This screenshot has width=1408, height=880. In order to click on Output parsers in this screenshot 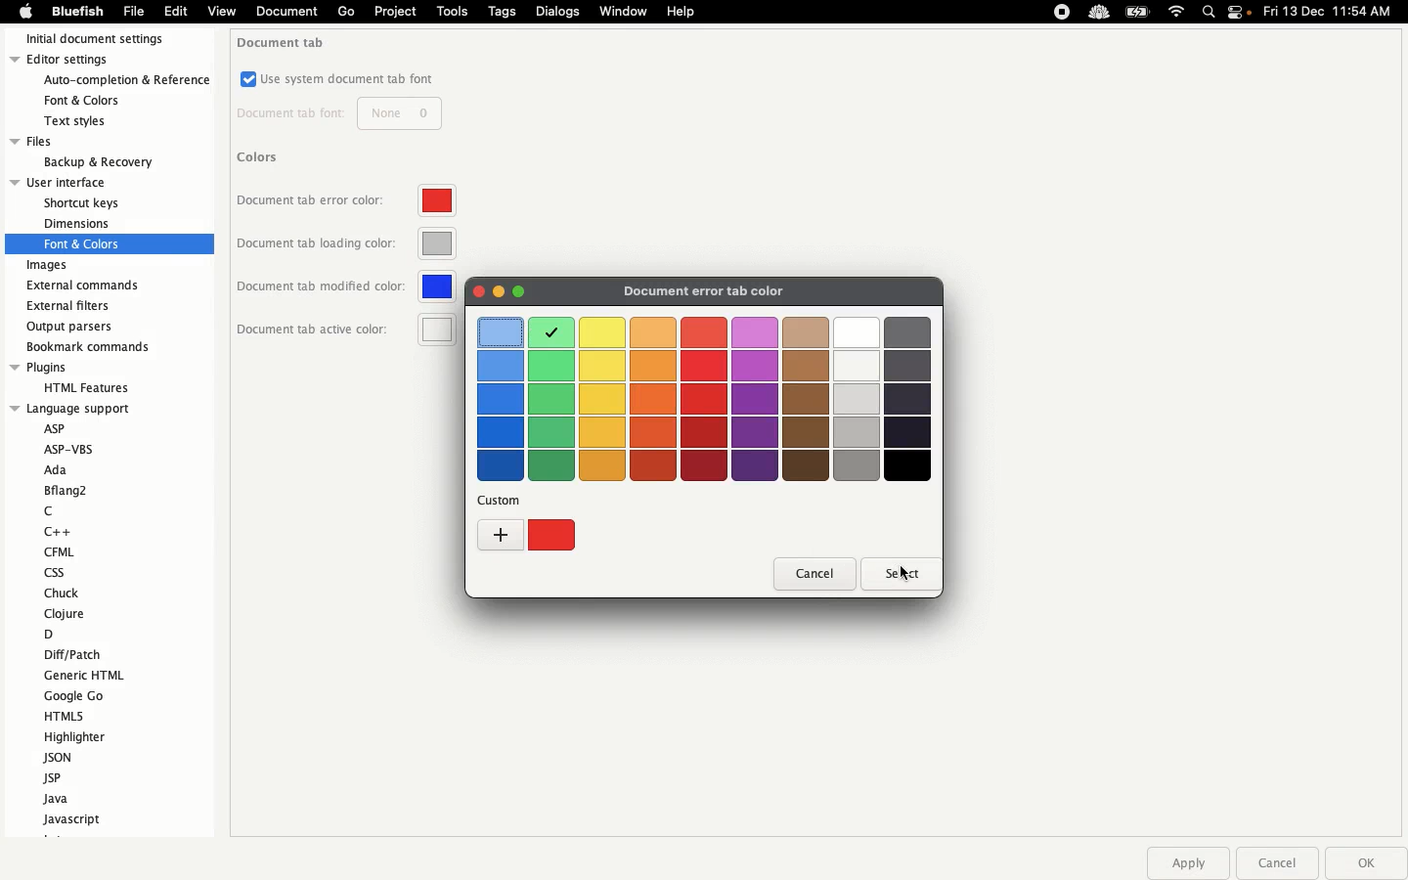, I will do `click(74, 327)`.